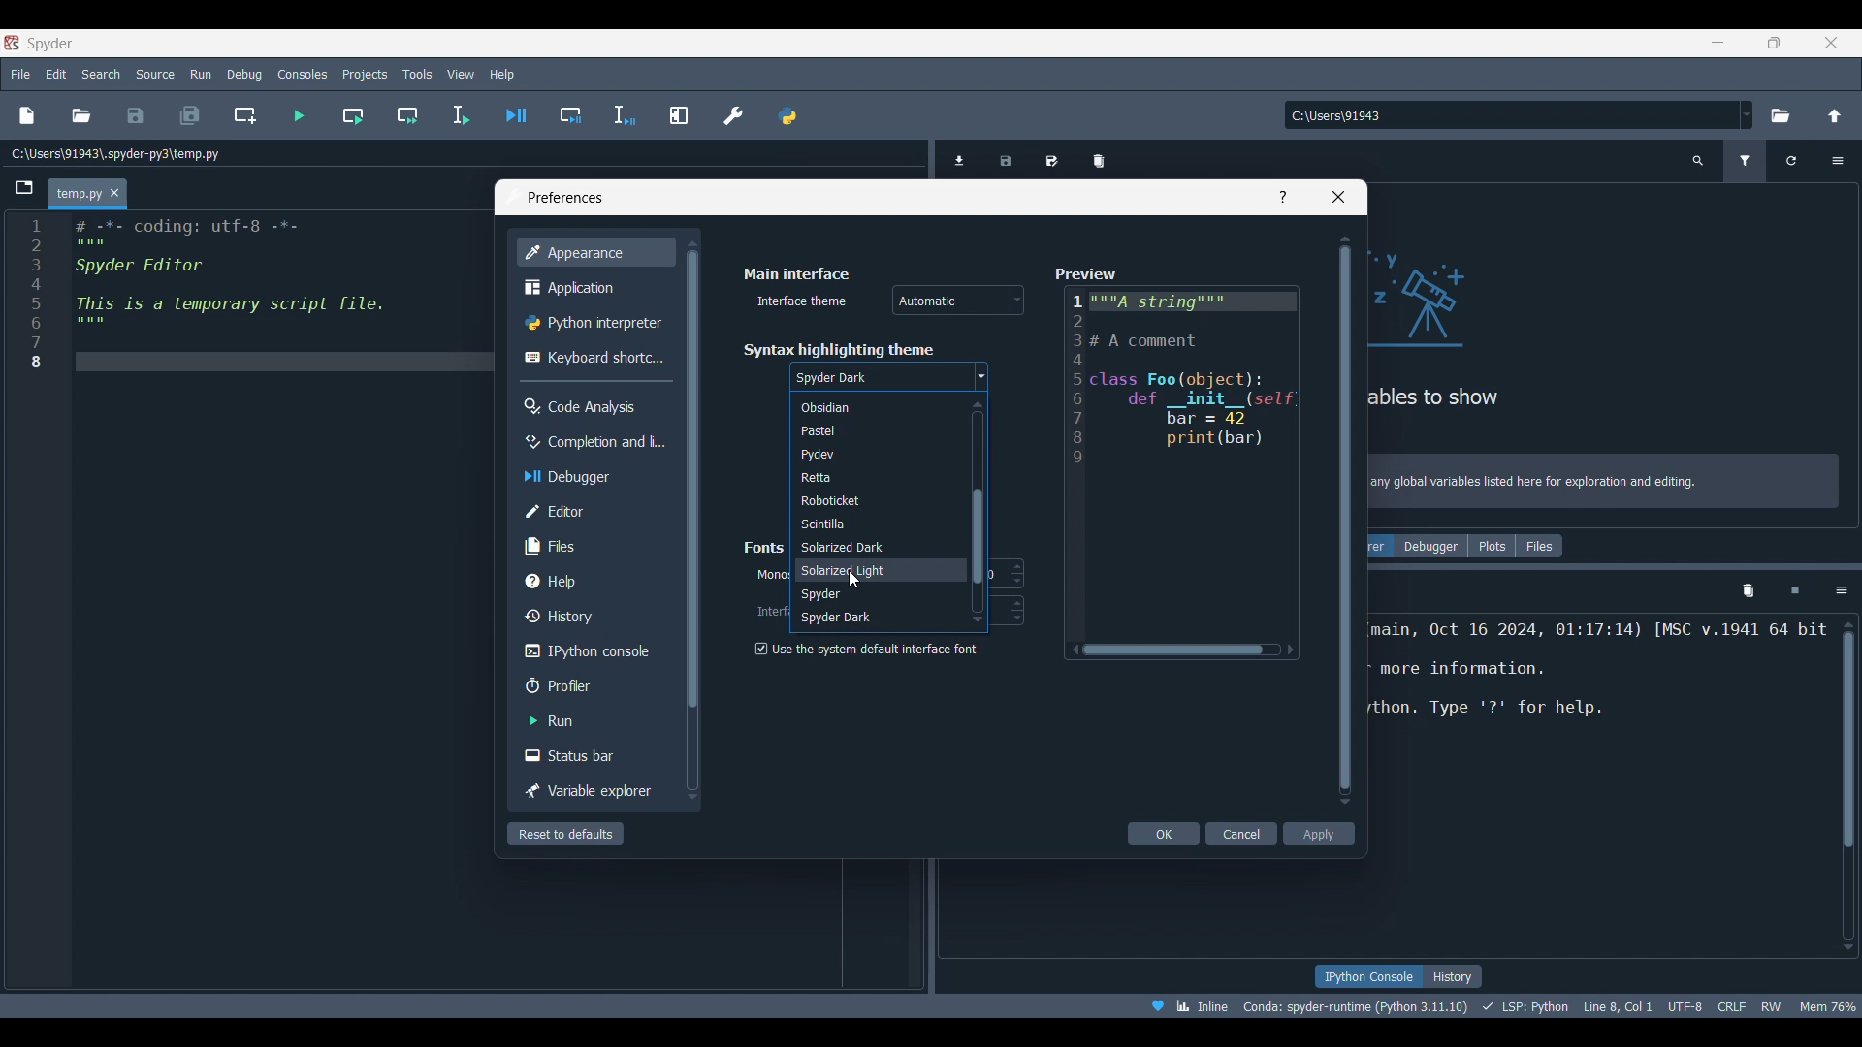  Describe the element at coordinates (1684, 1005) in the screenshot. I see `utf-8` at that location.